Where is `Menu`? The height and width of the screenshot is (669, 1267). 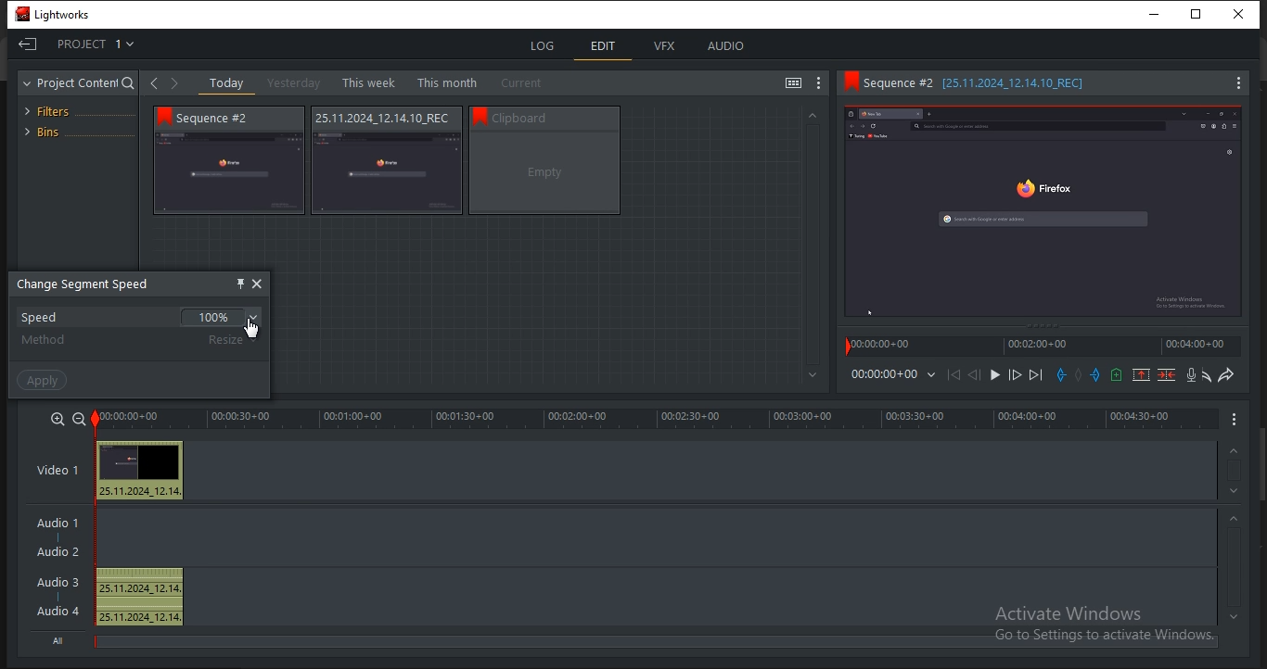
Menu is located at coordinates (1235, 420).